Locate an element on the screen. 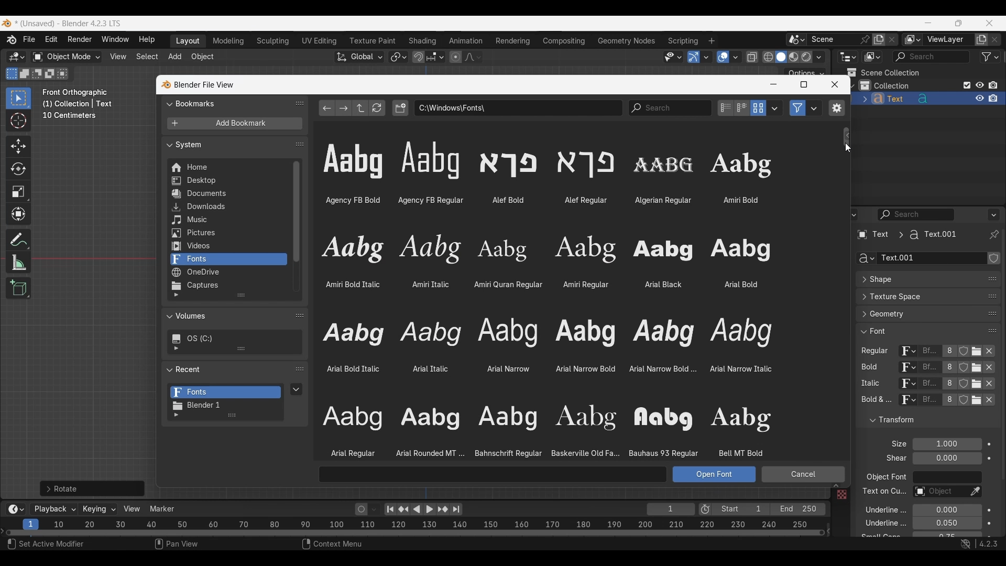  Cursor selecting vertical slide bar is located at coordinates (848, 148).